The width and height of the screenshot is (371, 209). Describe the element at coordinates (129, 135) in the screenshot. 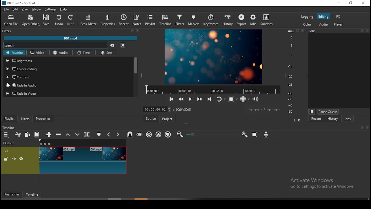

I see `snap` at that location.